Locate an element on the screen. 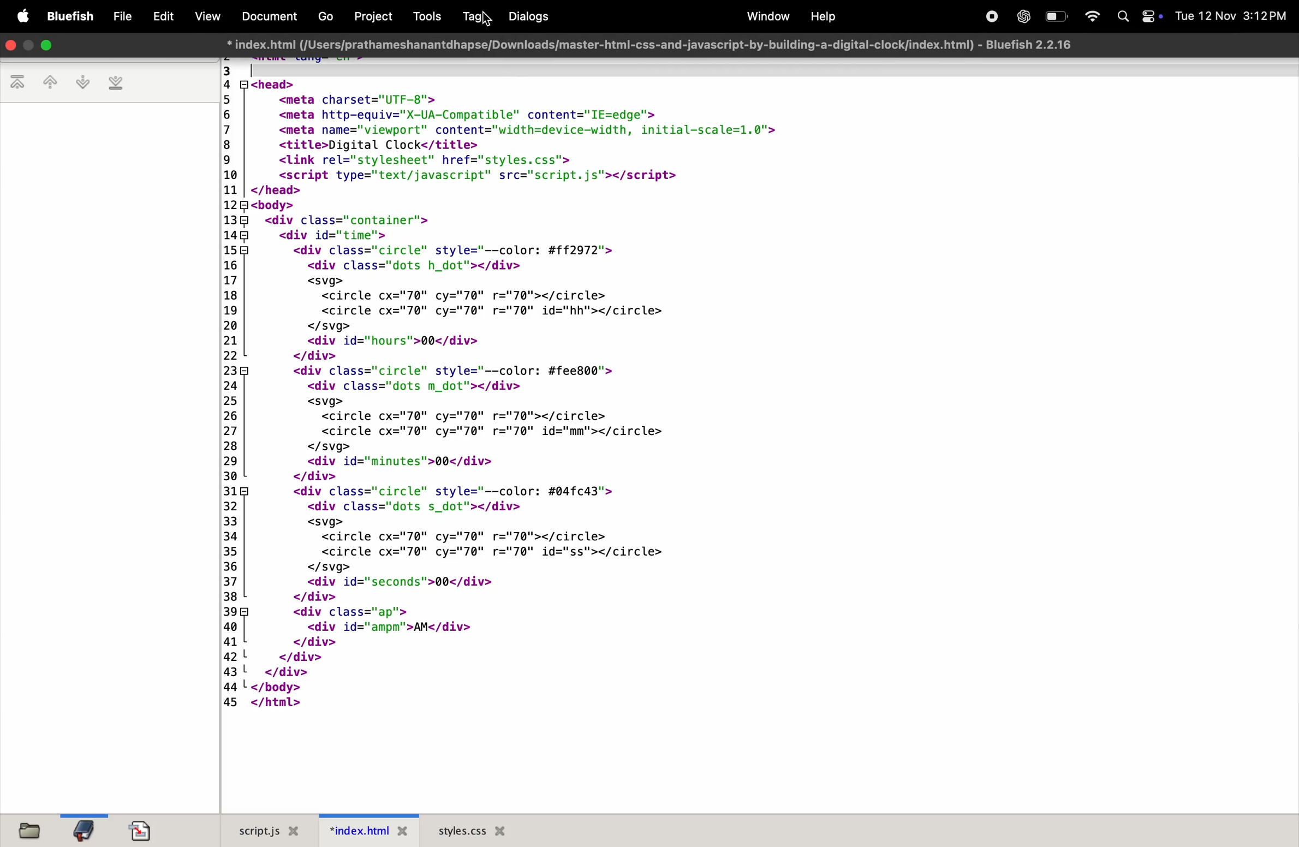 The image size is (1299, 847). document is located at coordinates (266, 15).